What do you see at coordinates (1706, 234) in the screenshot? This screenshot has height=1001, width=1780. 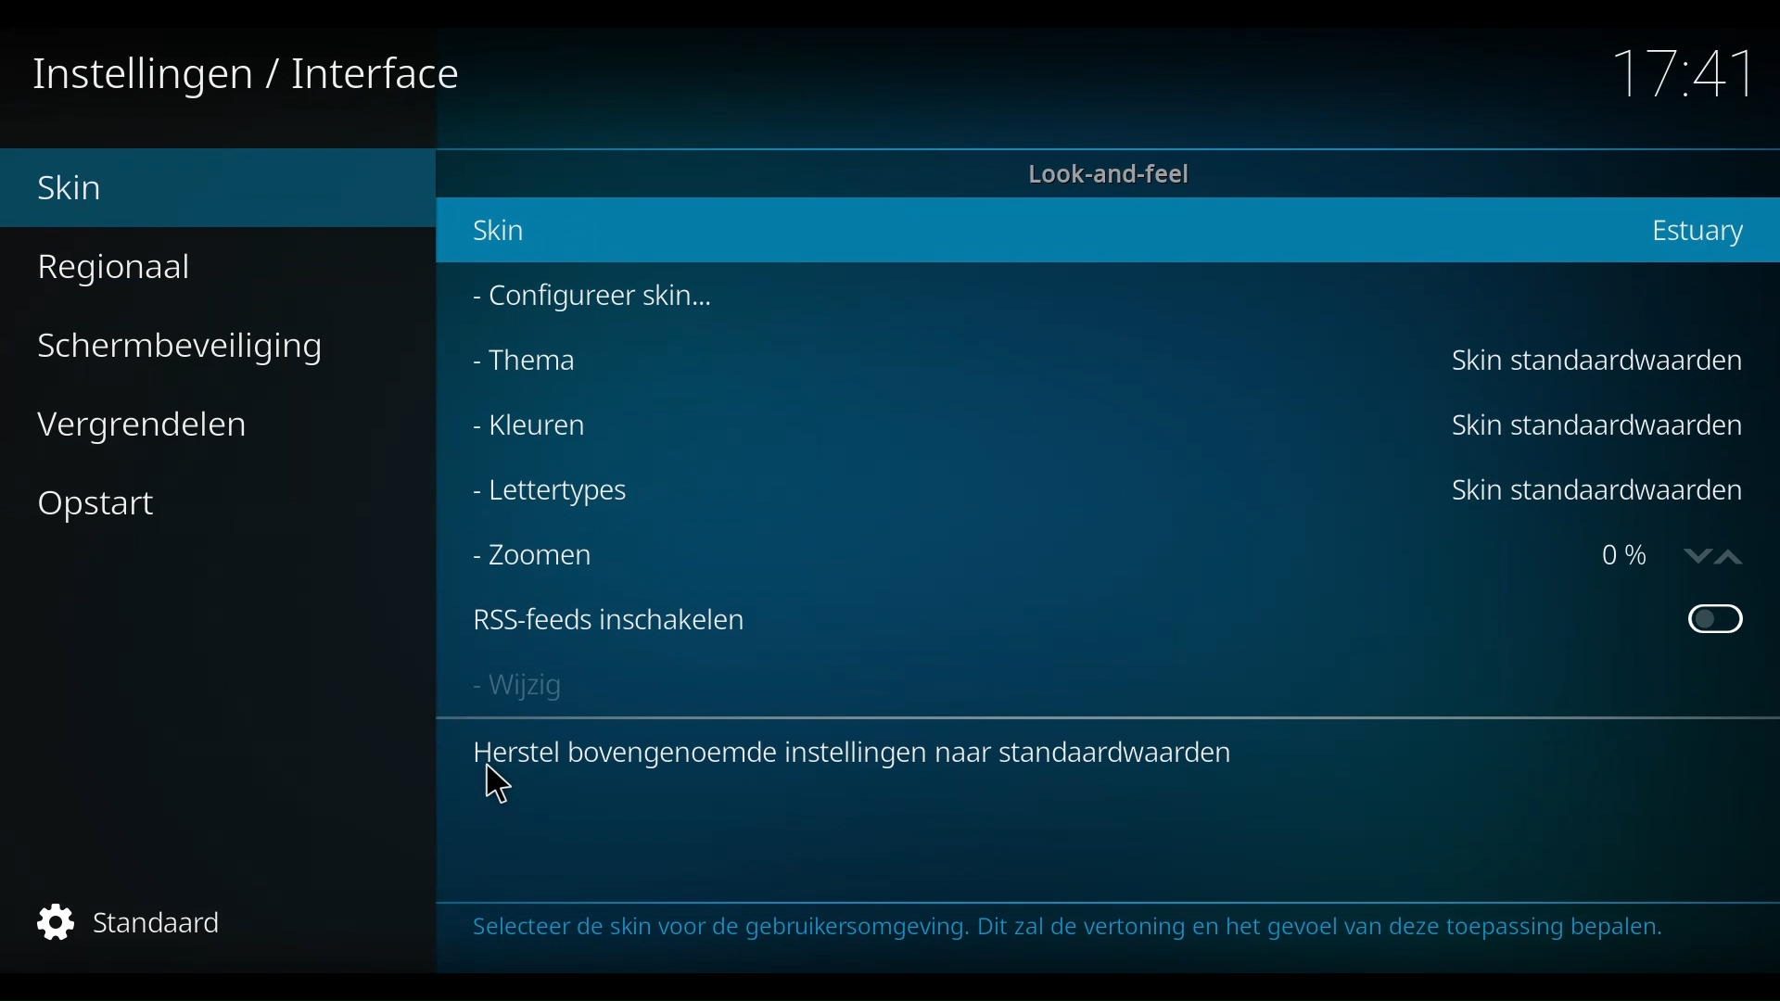 I see `Estuary` at bounding box center [1706, 234].